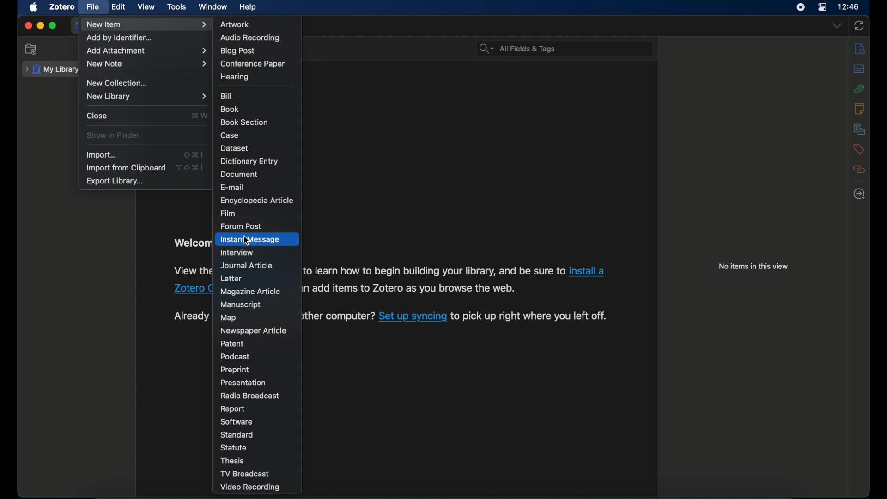  What do you see at coordinates (191, 168) in the screenshot?
I see `shortcut` at bounding box center [191, 168].